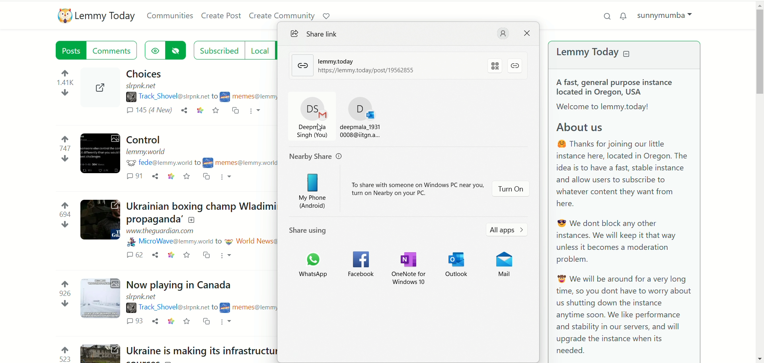  Describe the element at coordinates (62, 353) in the screenshot. I see `votes up and down` at that location.